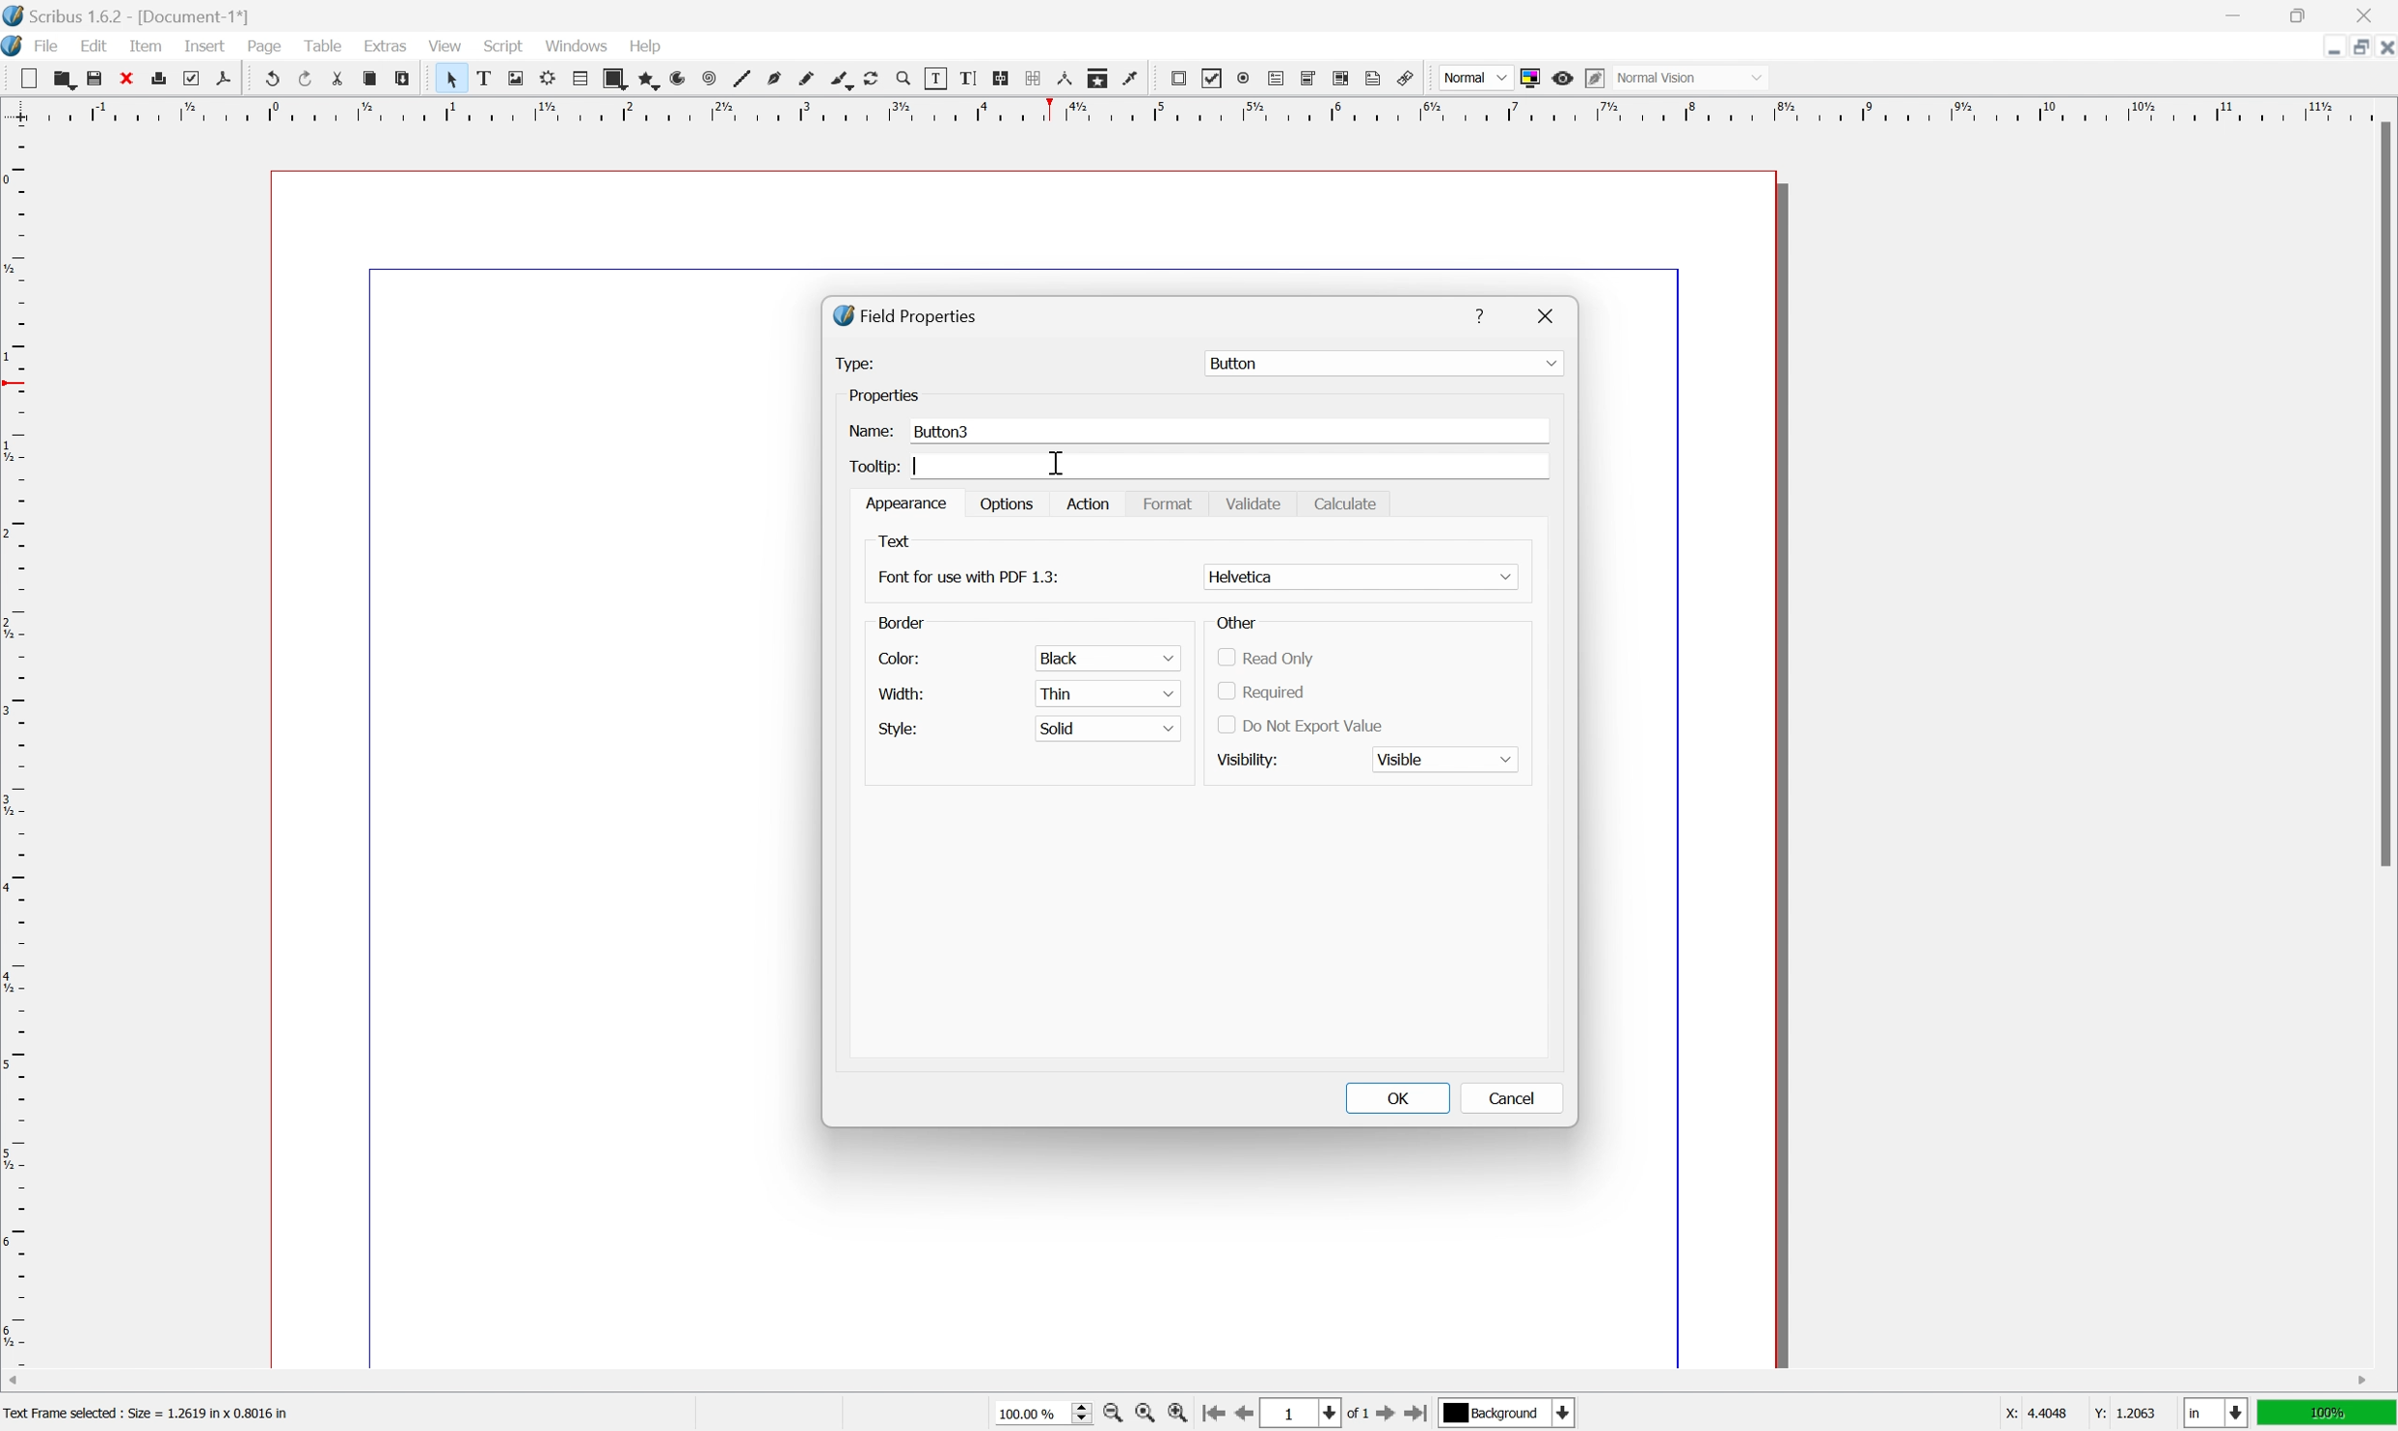 The height and width of the screenshot is (1431, 2398). I want to click on script, so click(505, 44).